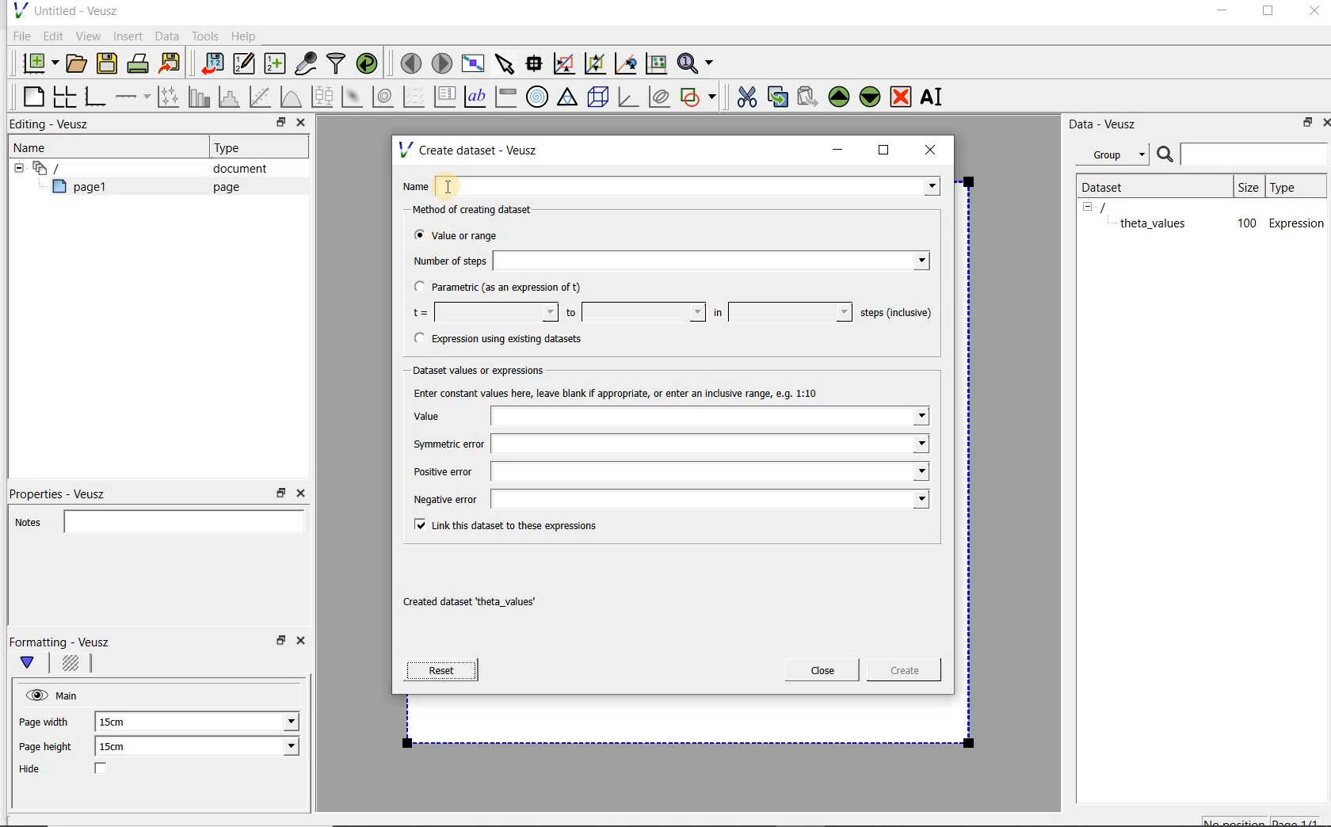 The width and height of the screenshot is (1331, 827). Describe the element at coordinates (482, 313) in the screenshot. I see `t= ` at that location.